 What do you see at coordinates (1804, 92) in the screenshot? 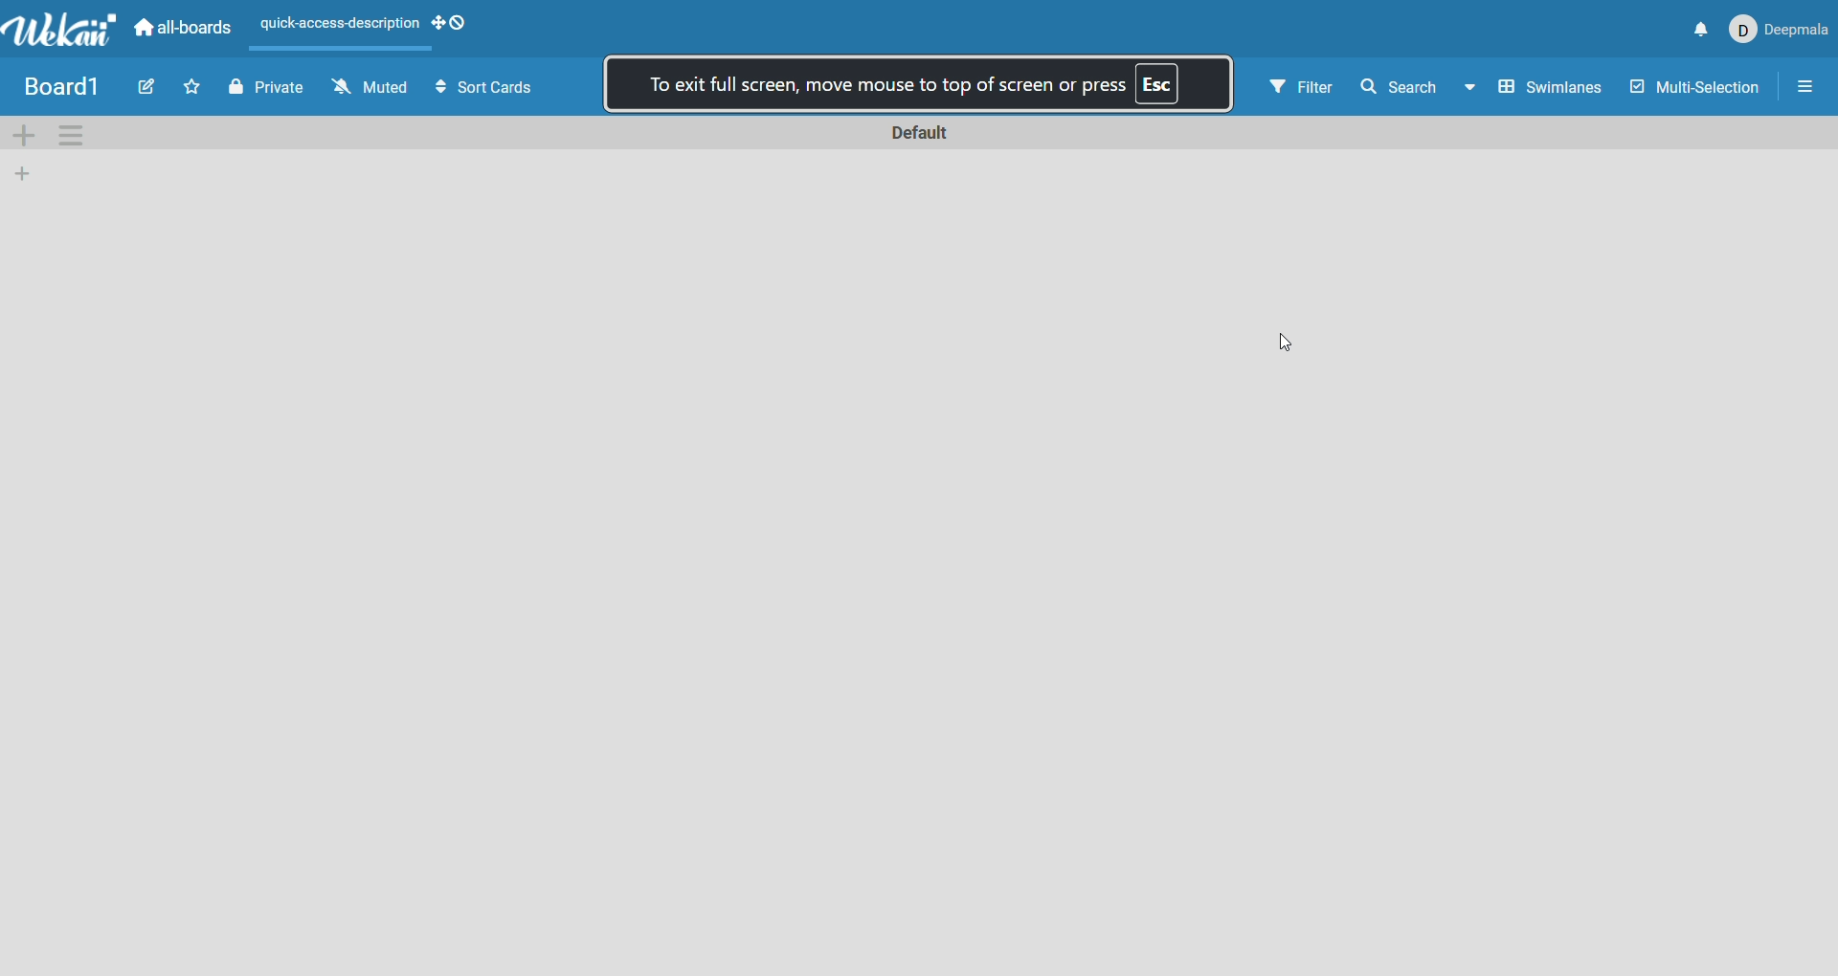
I see `more options` at bounding box center [1804, 92].